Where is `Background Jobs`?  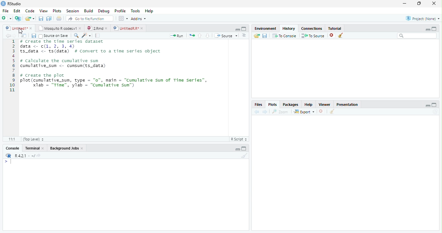 Background Jobs is located at coordinates (67, 148).